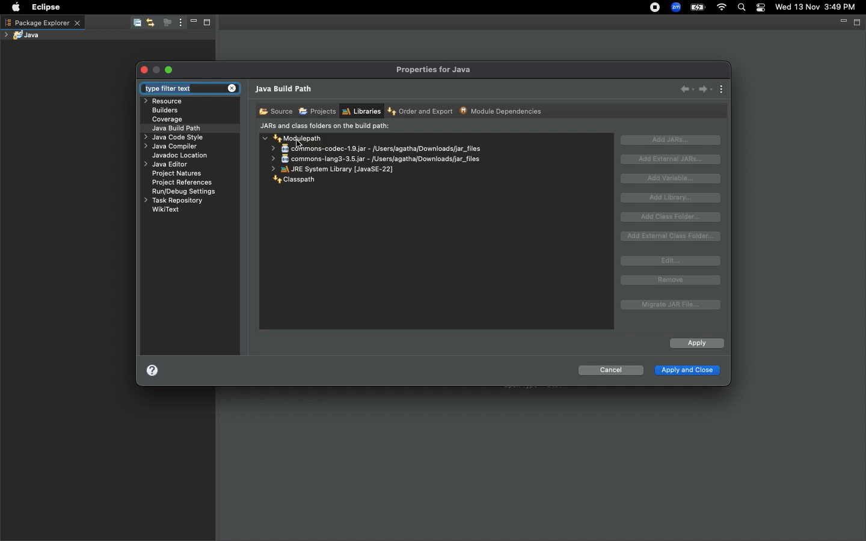 The width and height of the screenshot is (866, 541). I want to click on Java code style, so click(172, 138).